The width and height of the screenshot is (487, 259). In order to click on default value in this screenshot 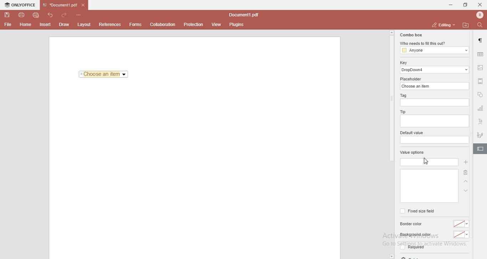, I will do `click(412, 133)`.